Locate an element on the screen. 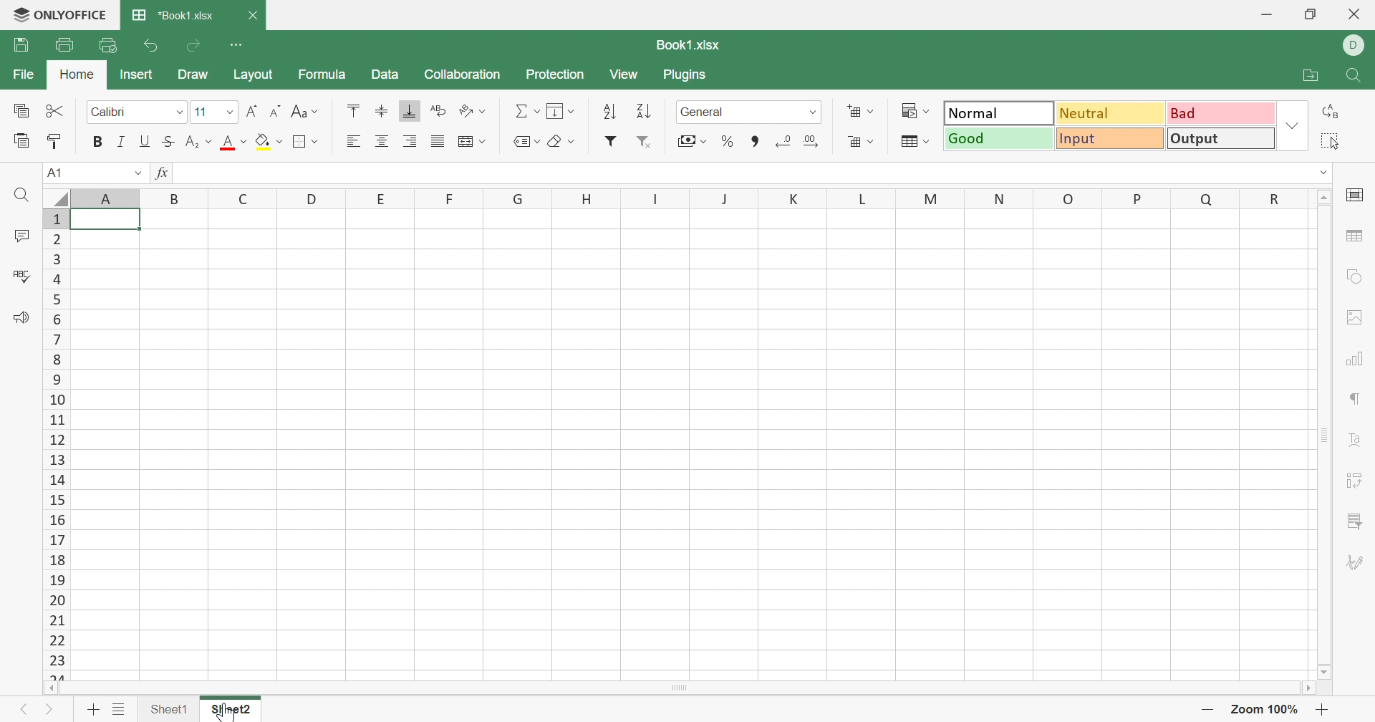  Restore Down is located at coordinates (1313, 12).